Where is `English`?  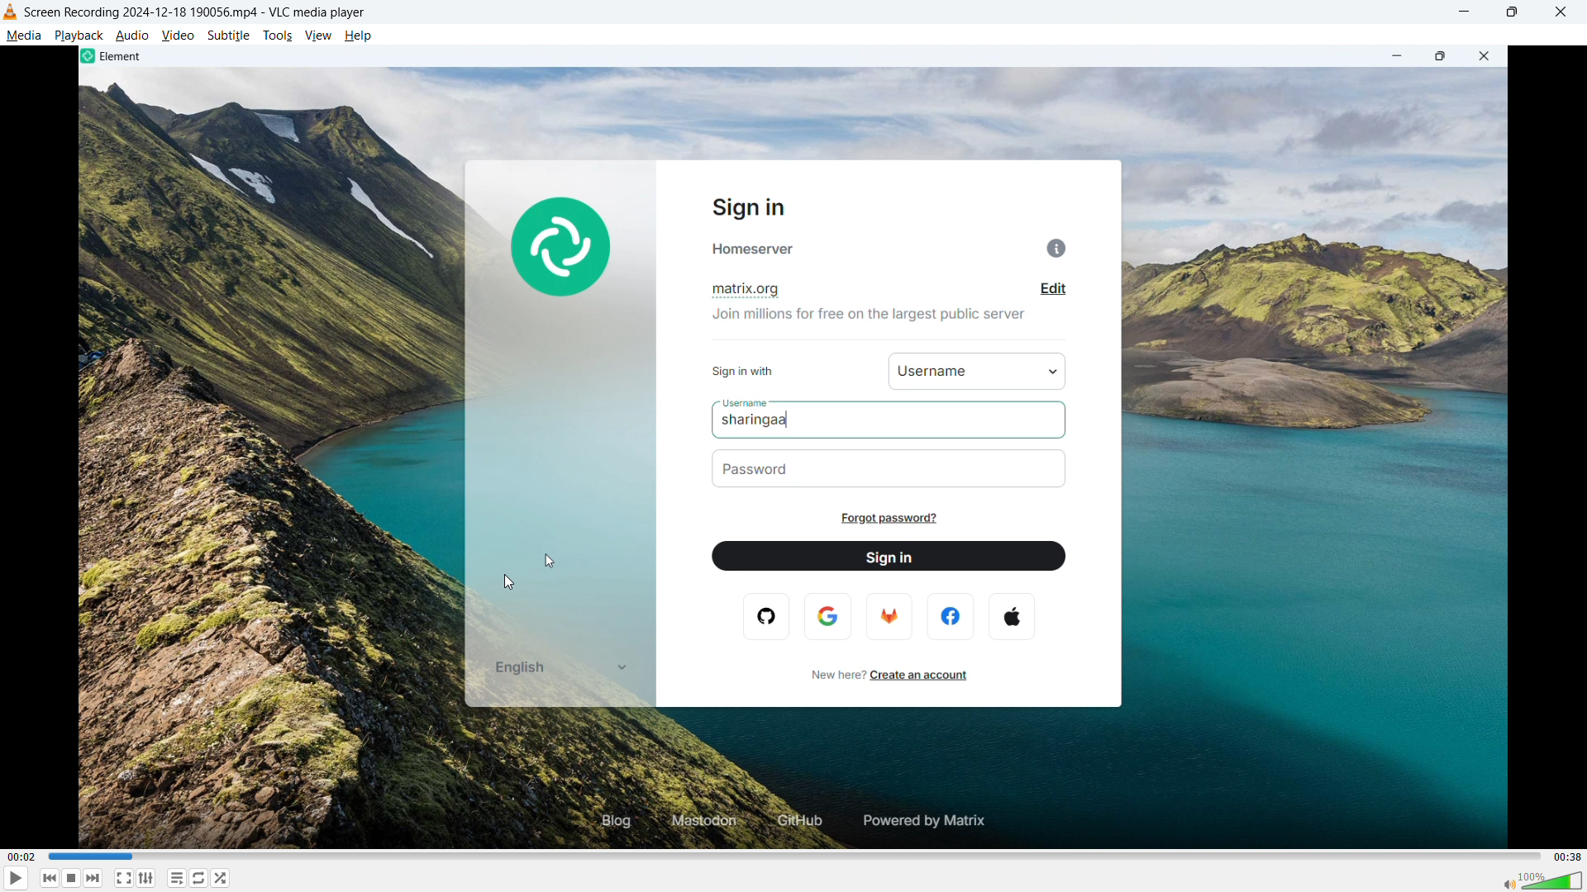
English is located at coordinates (521, 669).